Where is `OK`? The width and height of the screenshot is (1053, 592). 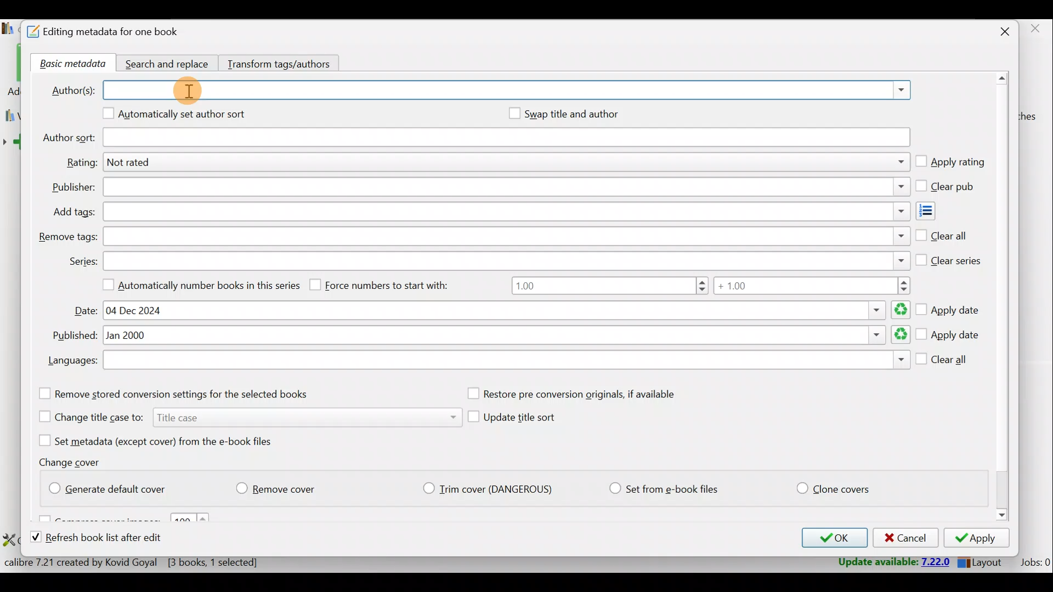
OK is located at coordinates (831, 538).